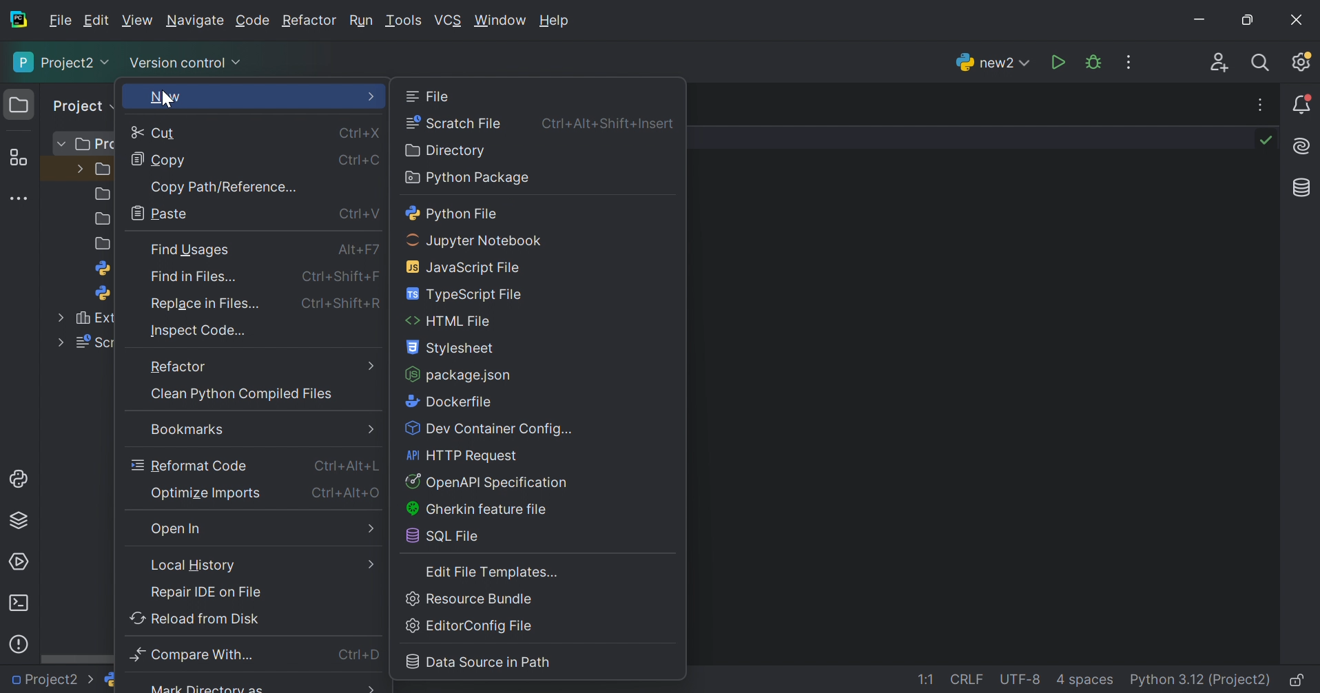 Image resolution: width=1320 pixels, height=693 pixels. What do you see at coordinates (1299, 682) in the screenshot?
I see `Make file read-only` at bounding box center [1299, 682].